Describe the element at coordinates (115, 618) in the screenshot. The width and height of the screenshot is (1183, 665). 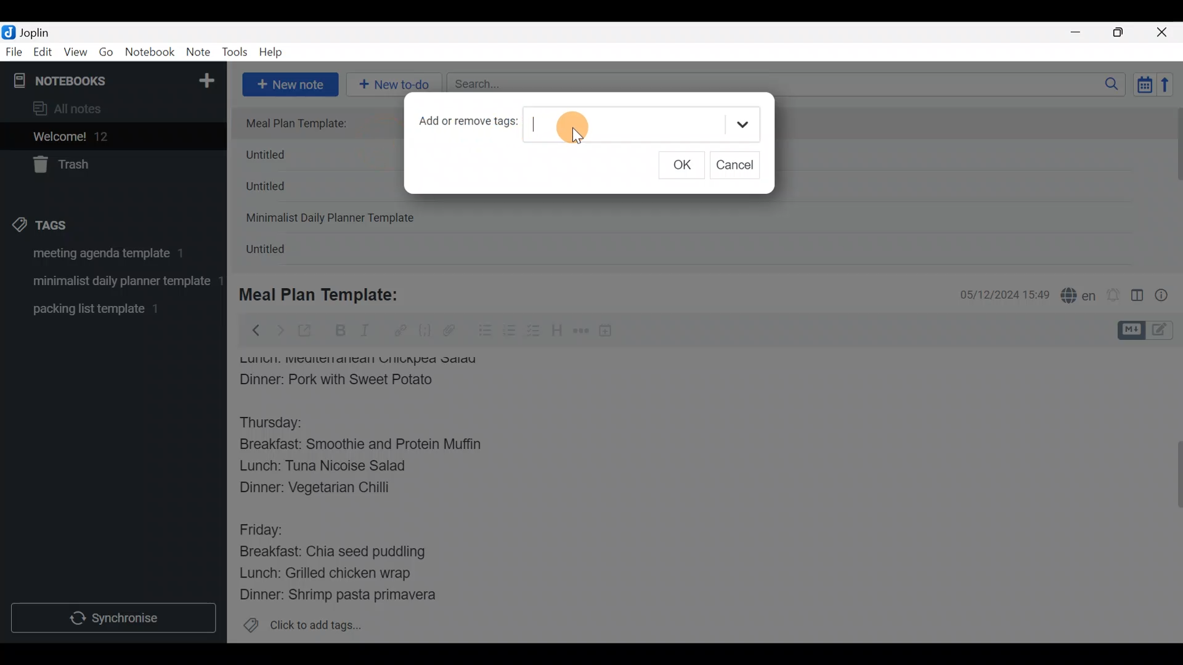
I see `Synchronize` at that location.